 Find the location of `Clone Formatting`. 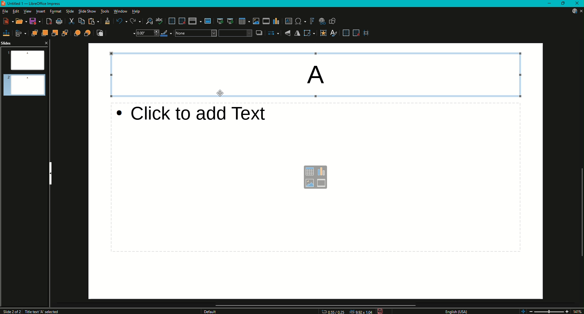

Clone Formatting is located at coordinates (107, 21).